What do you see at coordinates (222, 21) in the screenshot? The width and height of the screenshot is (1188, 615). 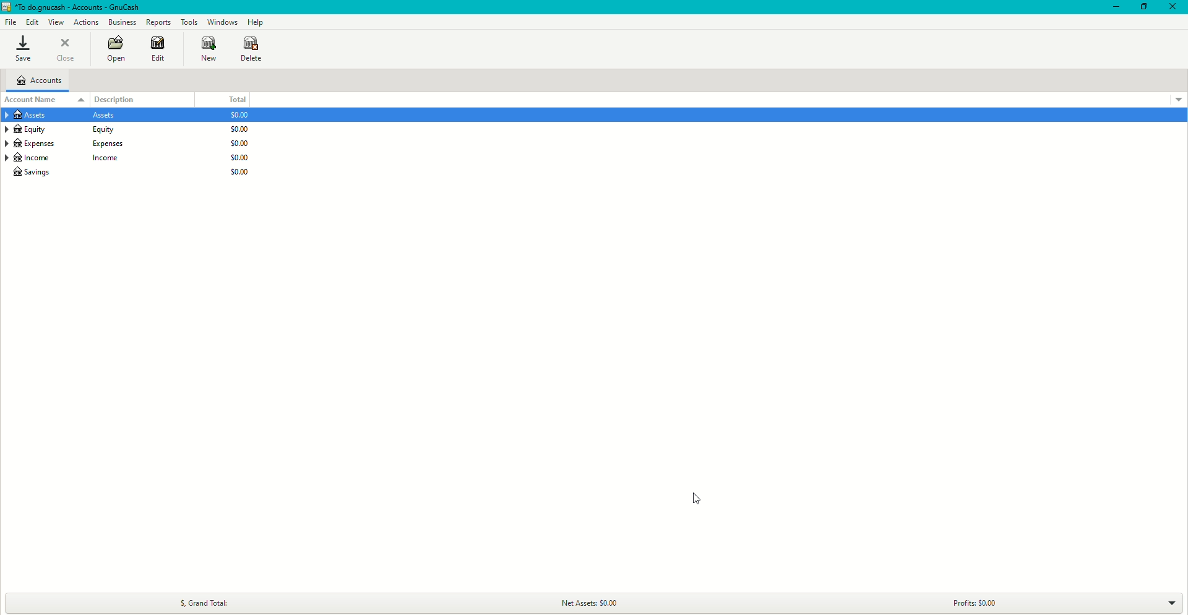 I see `Windows` at bounding box center [222, 21].